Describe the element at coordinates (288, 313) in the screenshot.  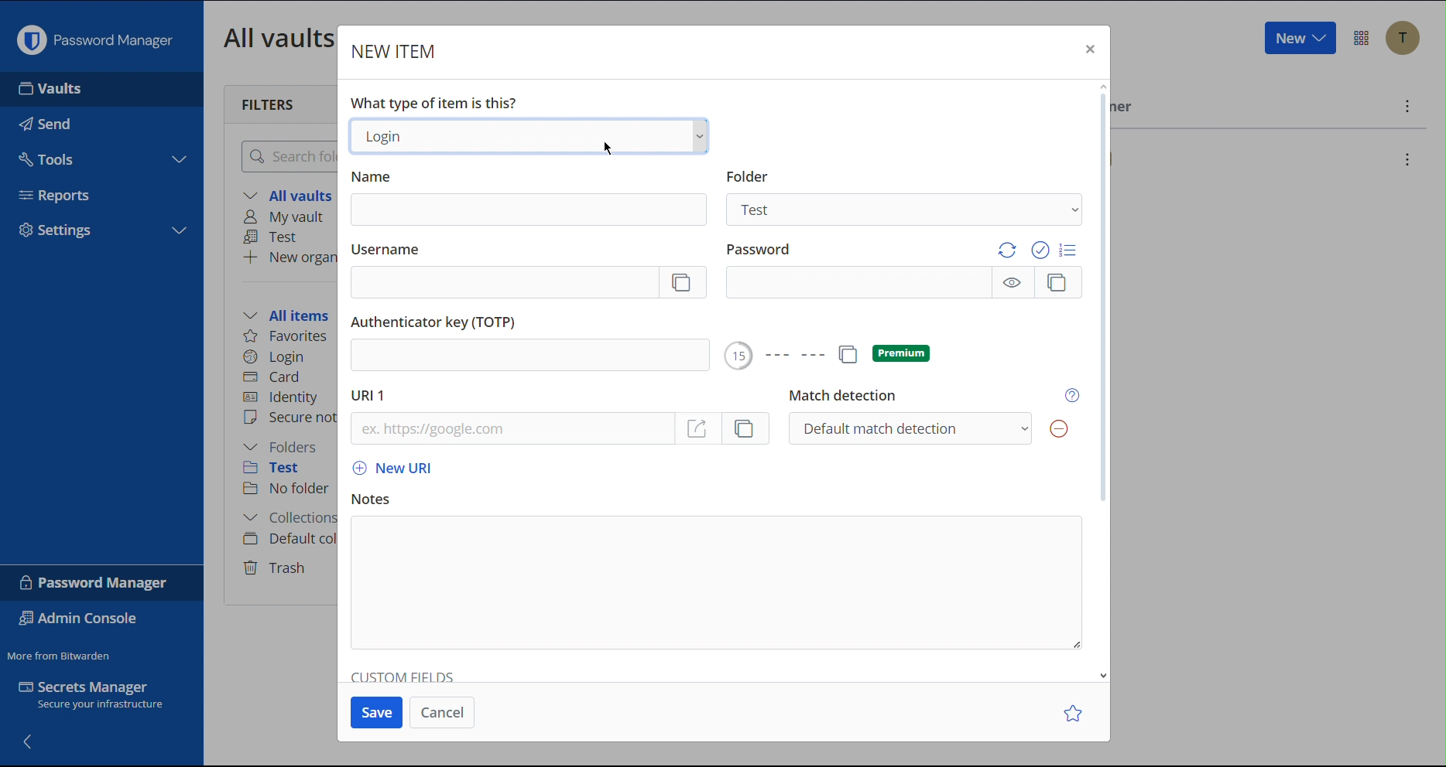
I see `All items` at that location.